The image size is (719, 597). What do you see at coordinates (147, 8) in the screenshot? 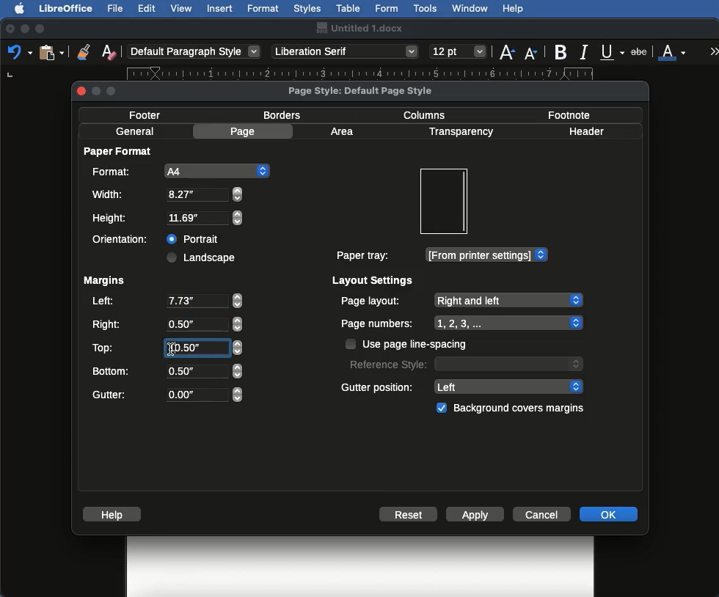
I see `Edit` at bounding box center [147, 8].